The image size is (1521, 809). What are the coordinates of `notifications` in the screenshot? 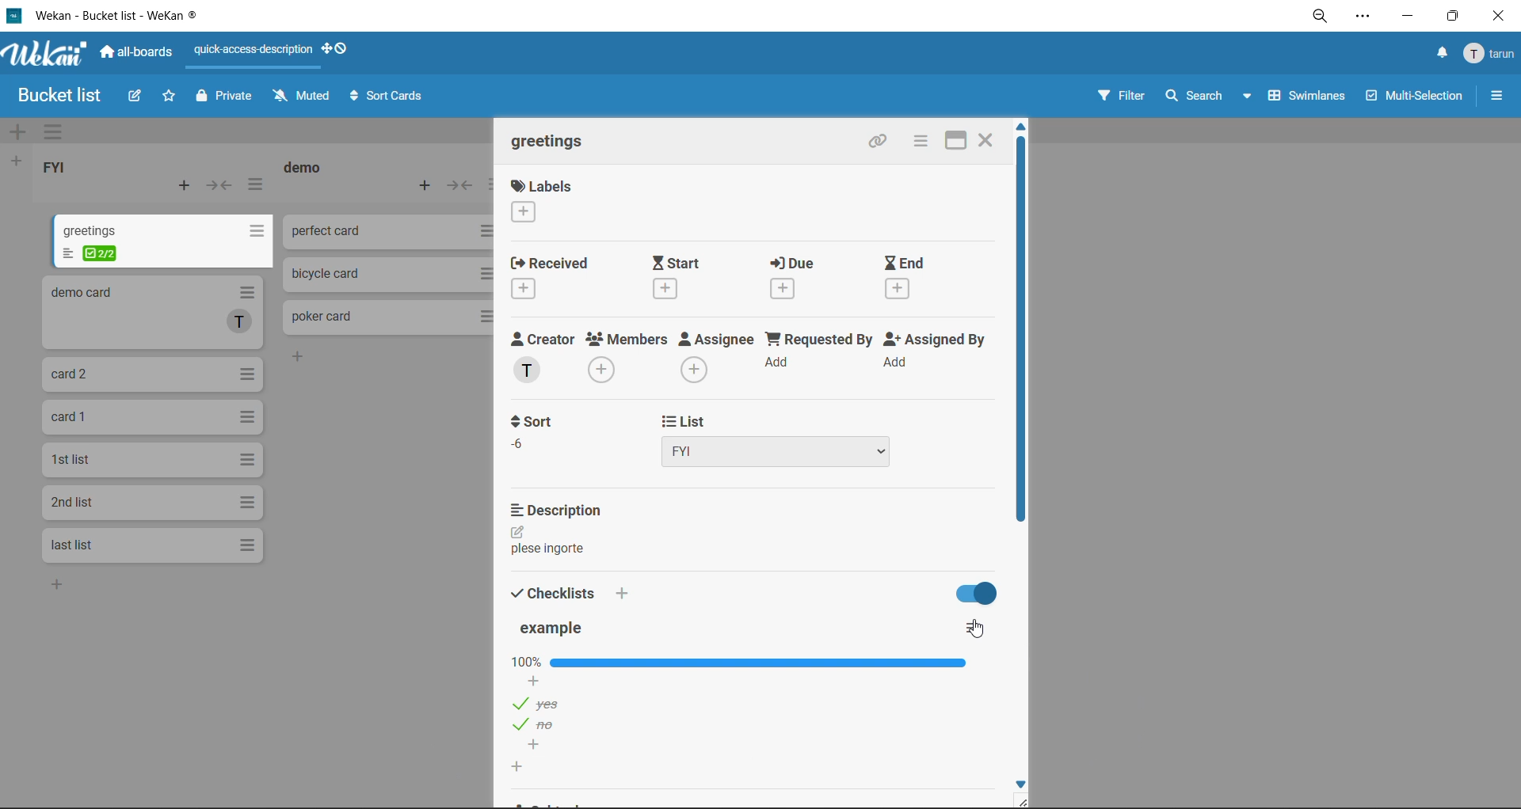 It's located at (1441, 52).